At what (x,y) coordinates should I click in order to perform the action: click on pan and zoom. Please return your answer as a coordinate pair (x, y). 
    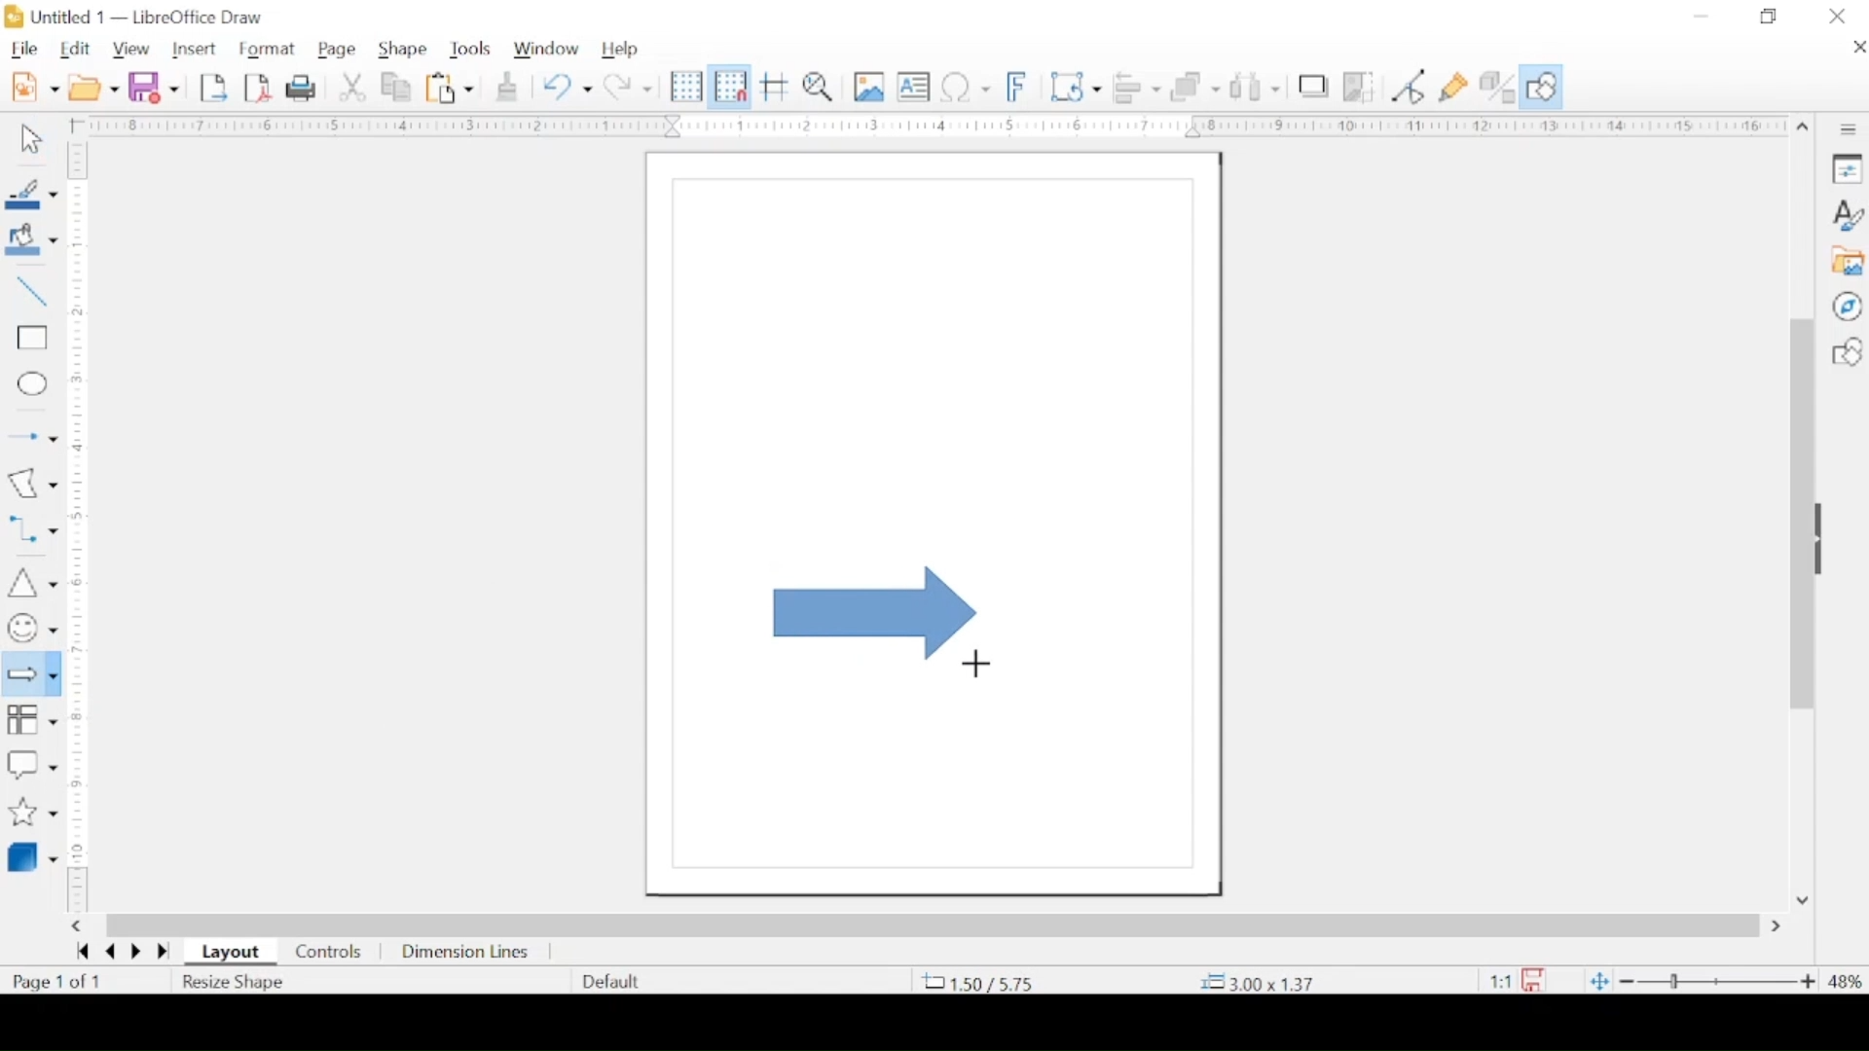
    Looking at the image, I should click on (819, 87).